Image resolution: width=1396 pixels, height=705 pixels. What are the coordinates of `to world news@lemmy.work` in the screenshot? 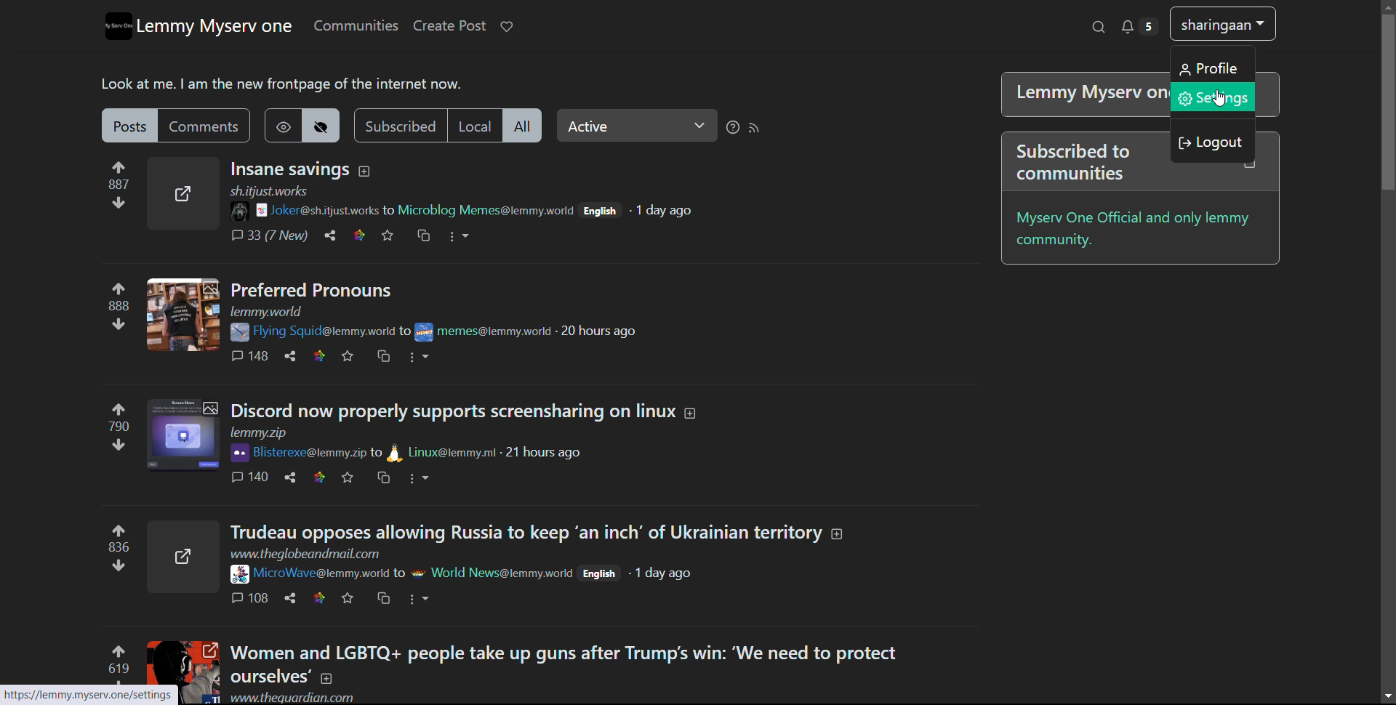 It's located at (483, 573).